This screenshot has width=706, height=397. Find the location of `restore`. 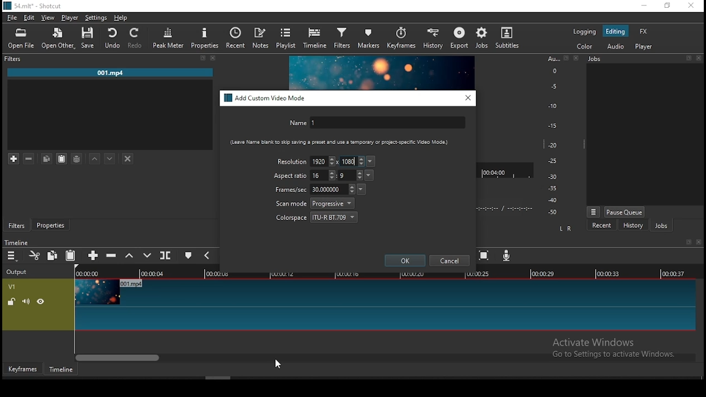

restore is located at coordinates (666, 6).